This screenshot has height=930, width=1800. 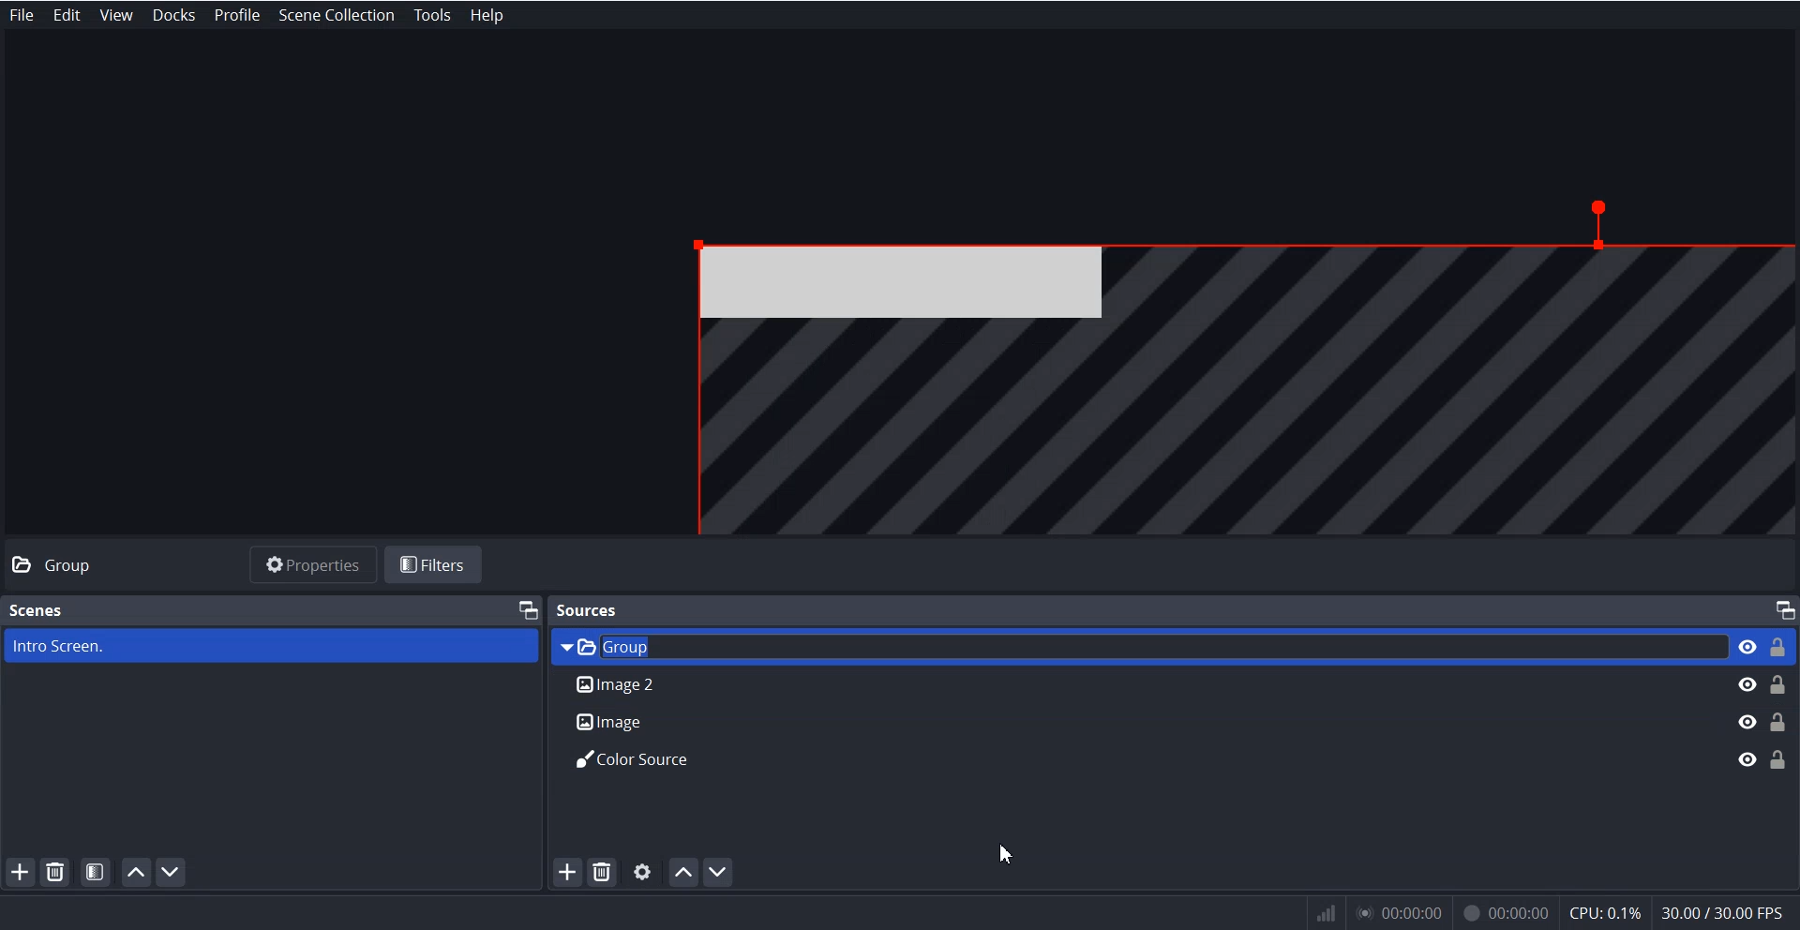 I want to click on Remove Selected Source, so click(x=602, y=873).